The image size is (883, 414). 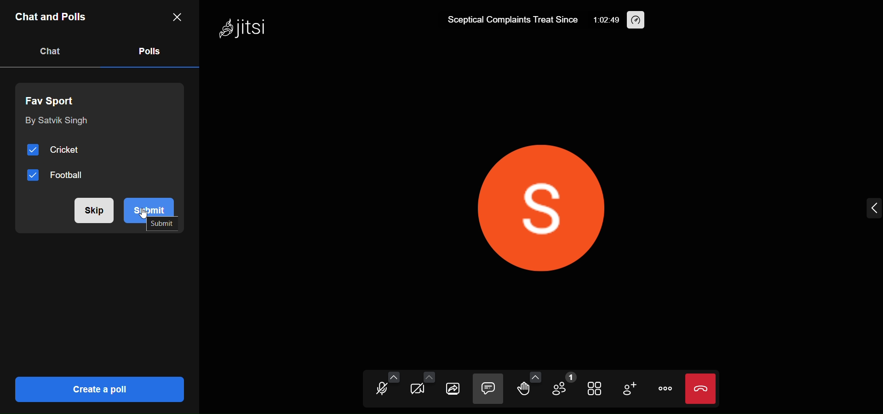 I want to click on raise hand, so click(x=522, y=391).